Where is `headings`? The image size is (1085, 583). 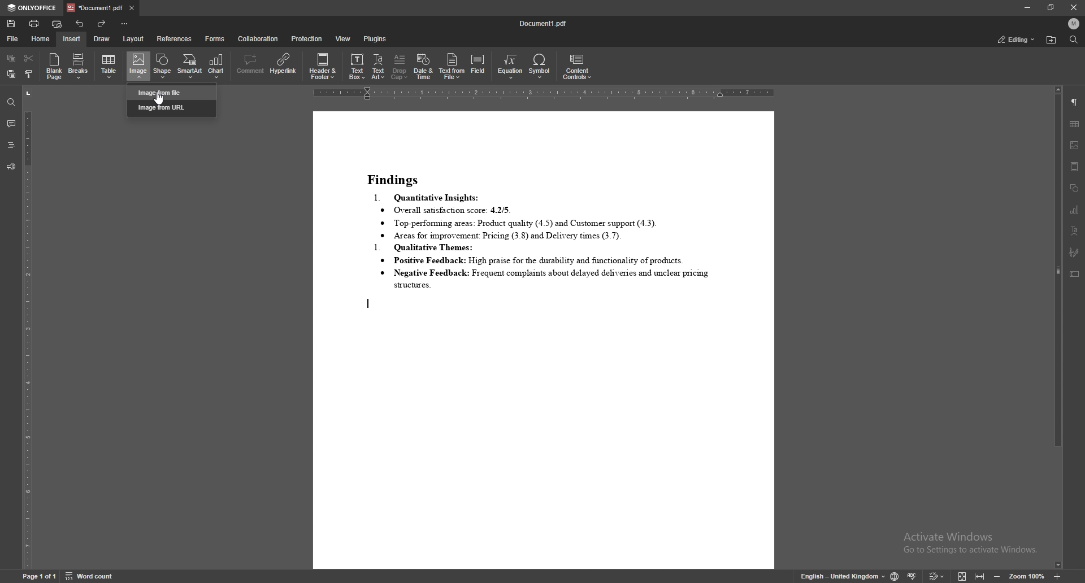
headings is located at coordinates (11, 146).